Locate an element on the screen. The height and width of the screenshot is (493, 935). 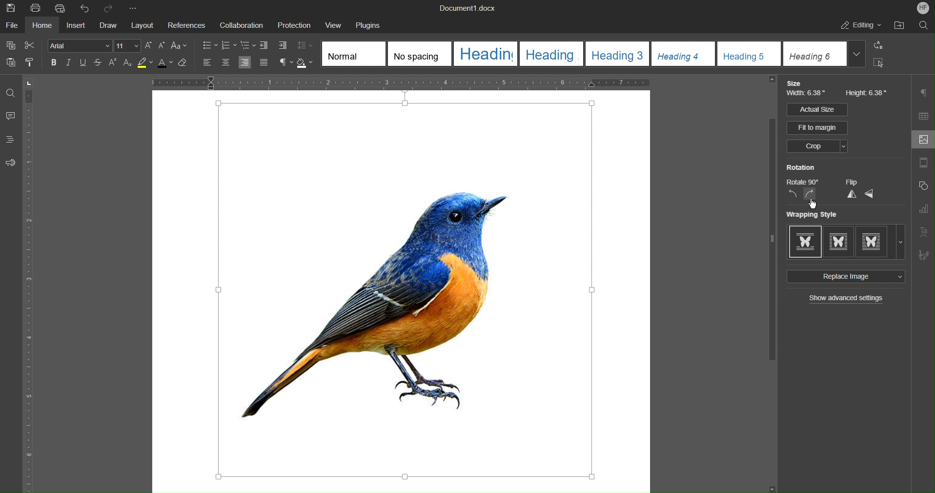
cursor is located at coordinates (812, 203).